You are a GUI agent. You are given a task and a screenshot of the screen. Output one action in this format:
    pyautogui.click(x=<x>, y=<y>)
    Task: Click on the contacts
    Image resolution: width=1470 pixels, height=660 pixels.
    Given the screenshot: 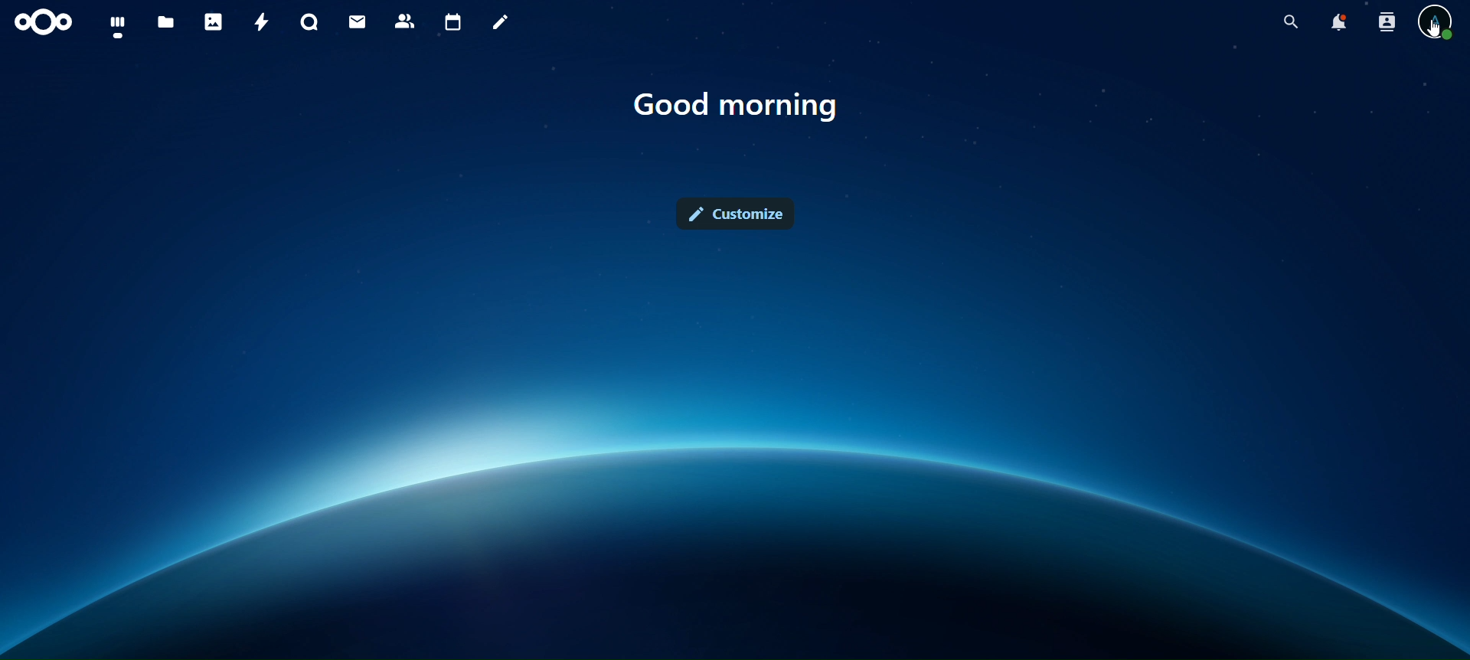 What is the action you would take?
    pyautogui.click(x=406, y=20)
    